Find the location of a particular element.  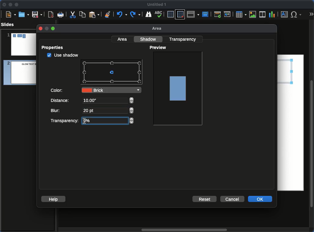

adjust is located at coordinates (132, 101).